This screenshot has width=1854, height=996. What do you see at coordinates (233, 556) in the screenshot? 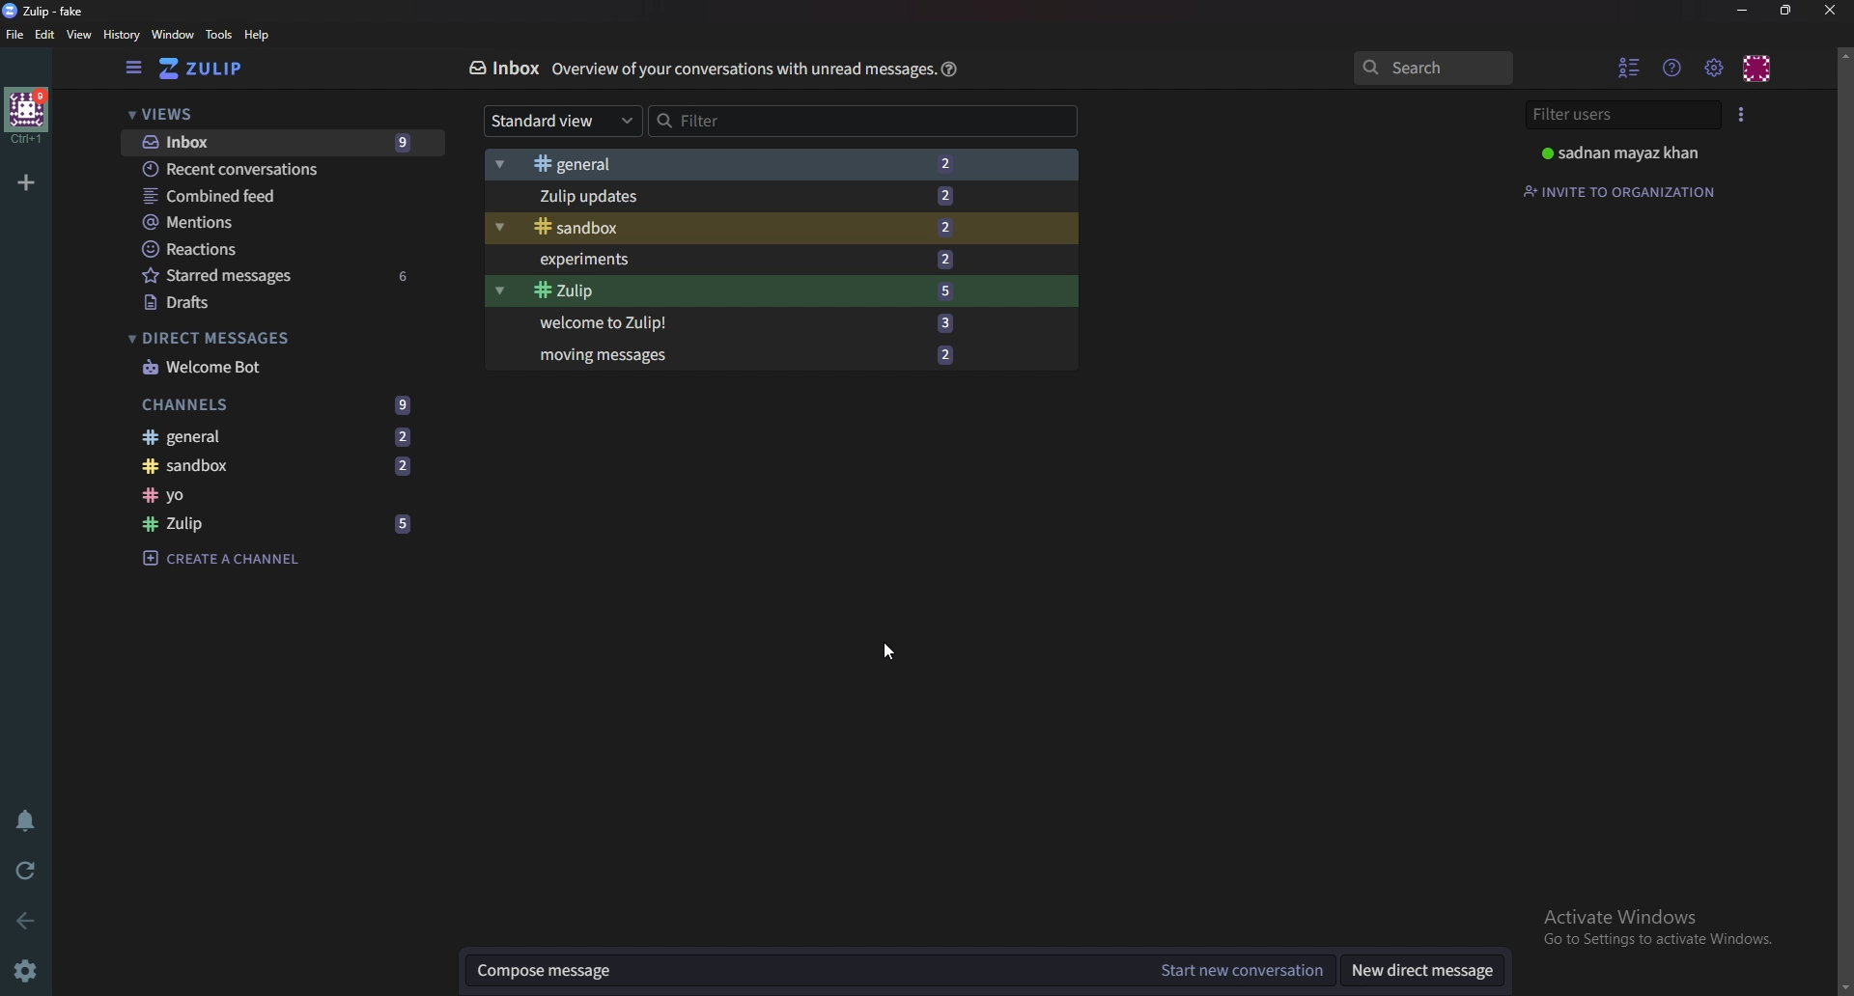
I see `Create a channel` at bounding box center [233, 556].